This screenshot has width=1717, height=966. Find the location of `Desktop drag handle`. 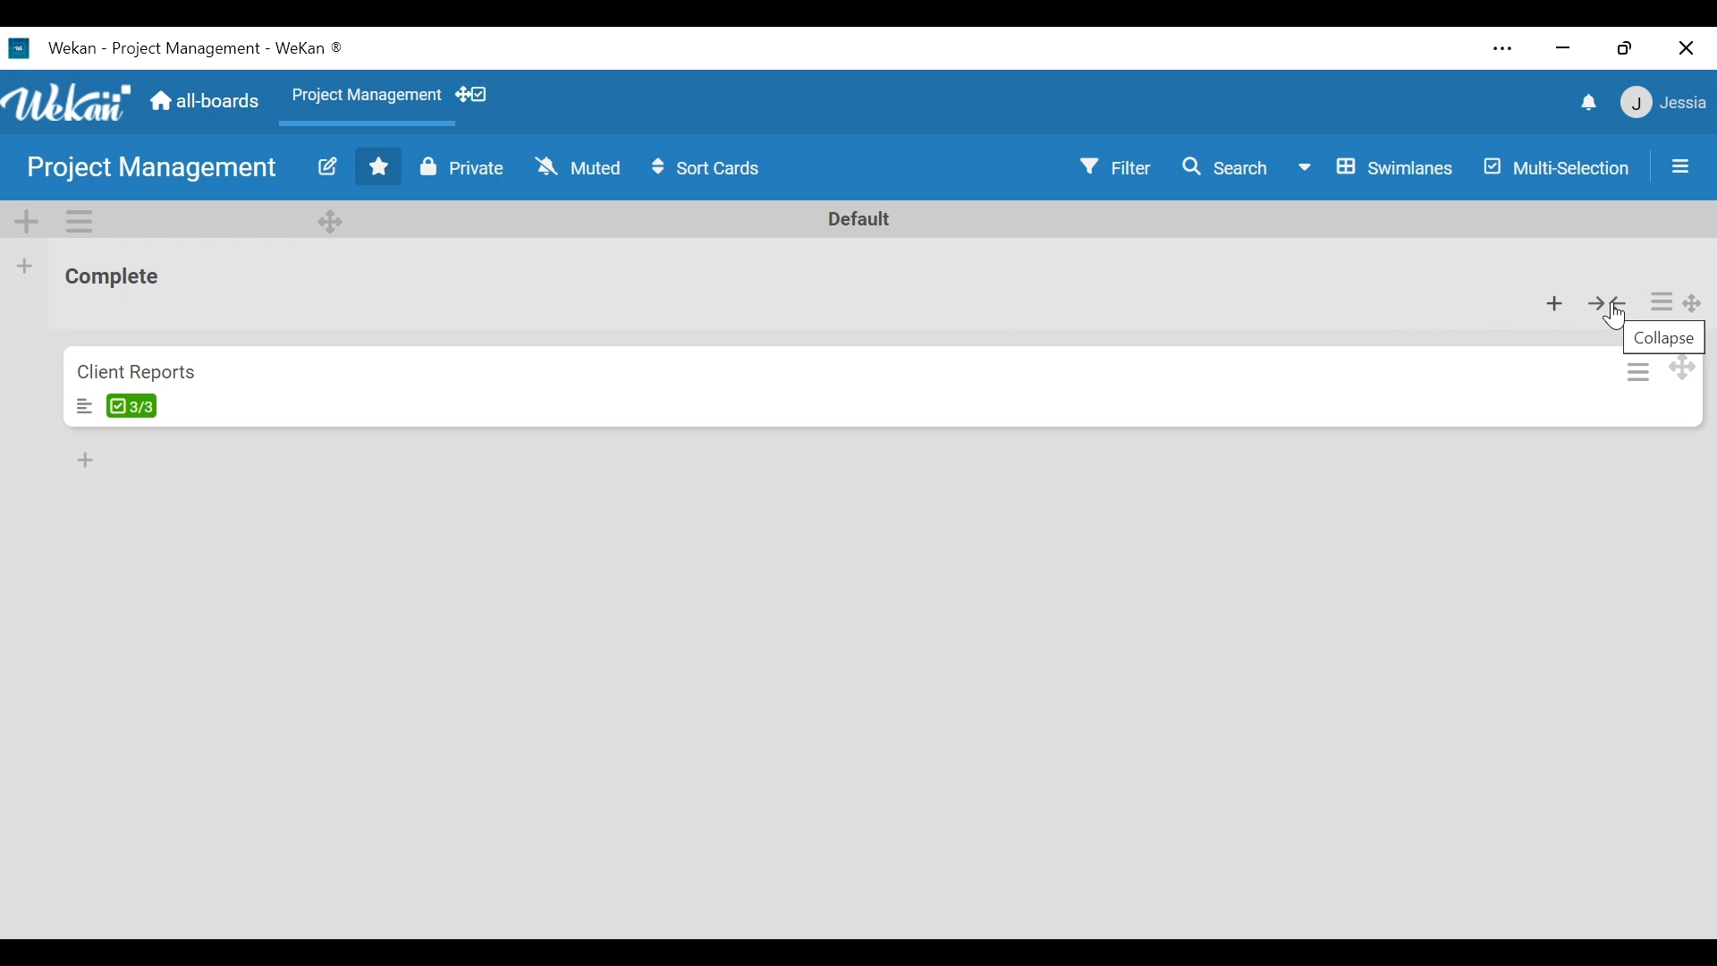

Desktop drag handle is located at coordinates (1693, 304).